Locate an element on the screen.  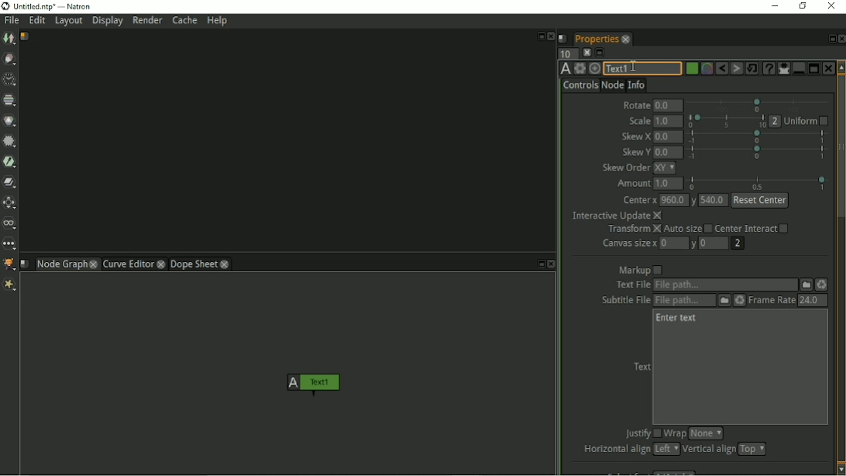
TextOFX Version 6.13 is located at coordinates (566, 68).